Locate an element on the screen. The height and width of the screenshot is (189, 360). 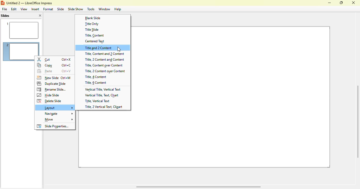
verical scroll bar is located at coordinates (357, 122).